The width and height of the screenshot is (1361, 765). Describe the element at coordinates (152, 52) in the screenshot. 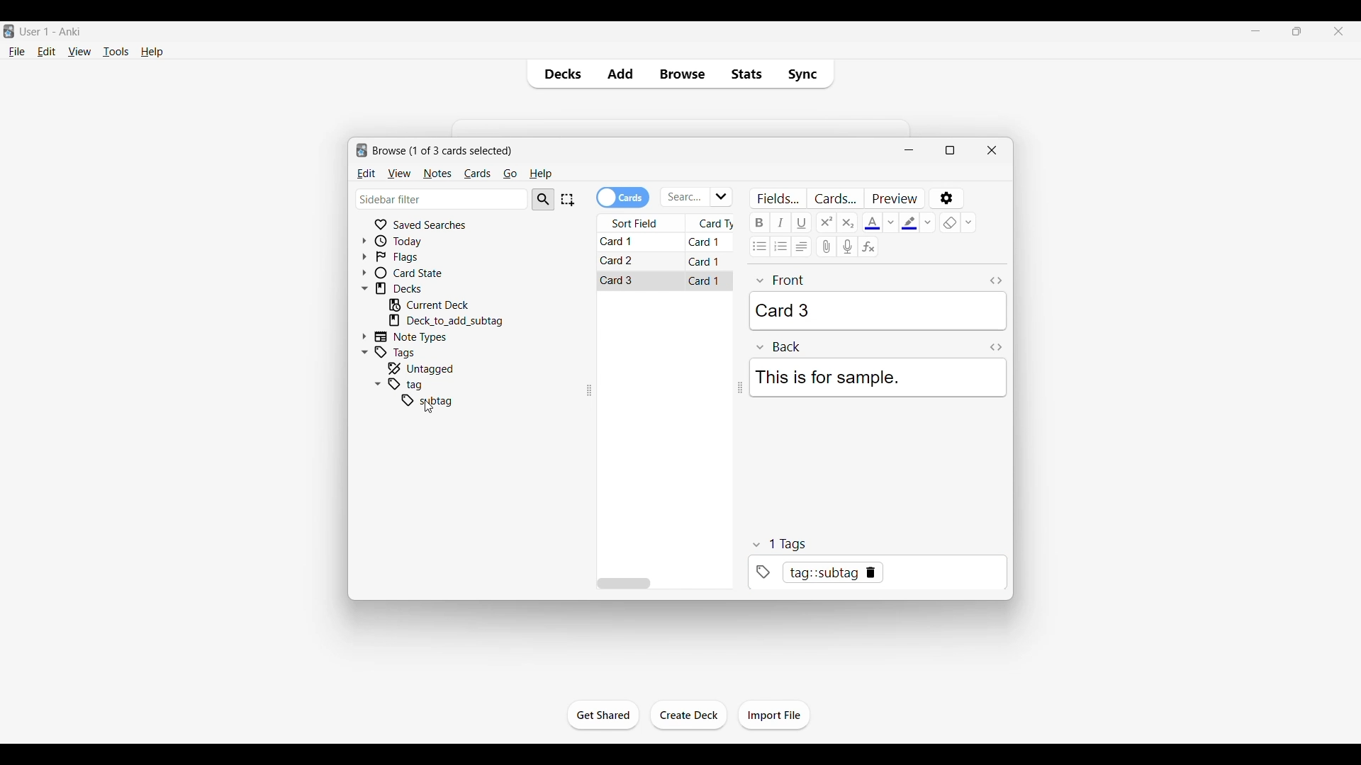

I see `Help menu` at that location.